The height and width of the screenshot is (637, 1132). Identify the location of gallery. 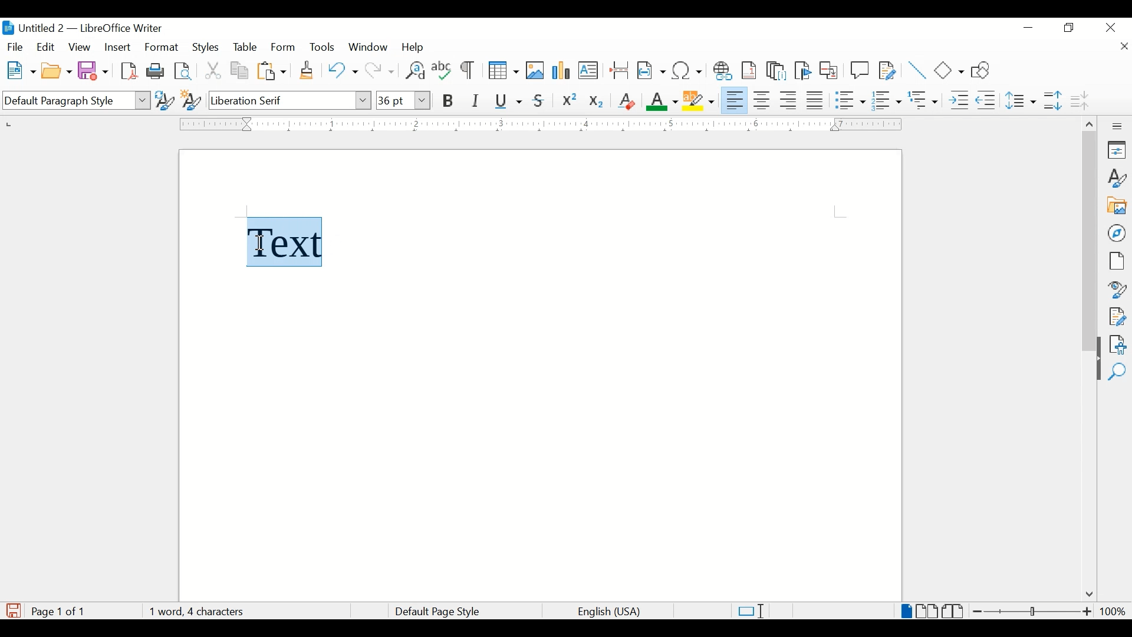
(1117, 206).